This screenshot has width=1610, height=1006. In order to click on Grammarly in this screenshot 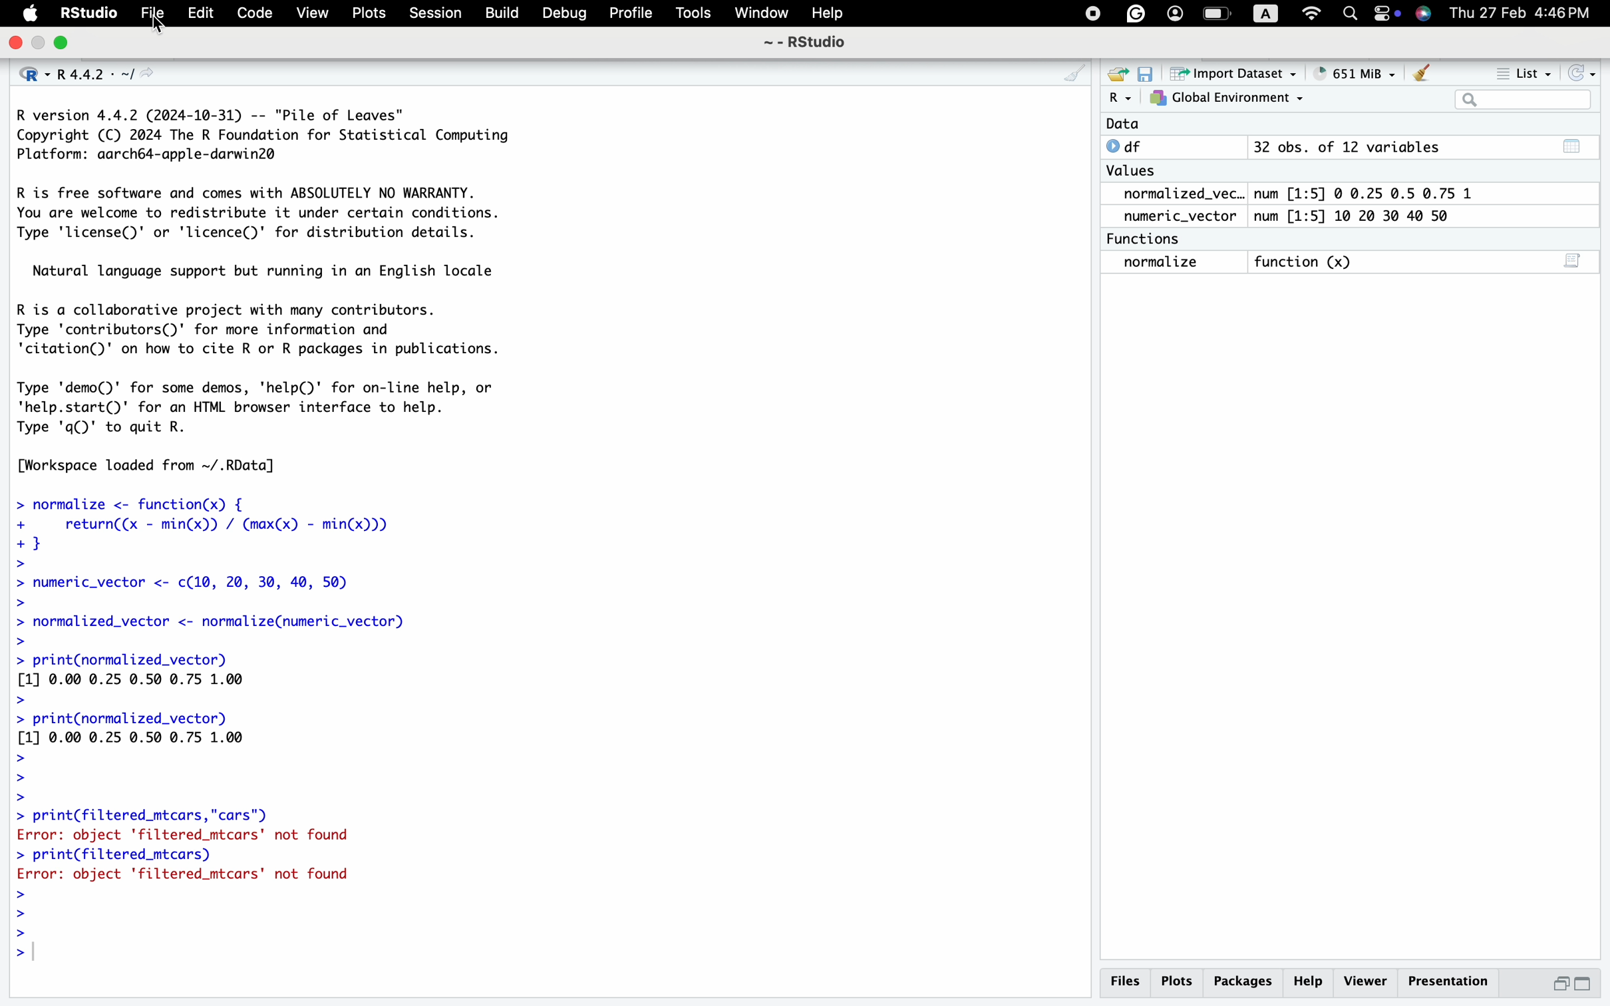, I will do `click(1141, 11)`.